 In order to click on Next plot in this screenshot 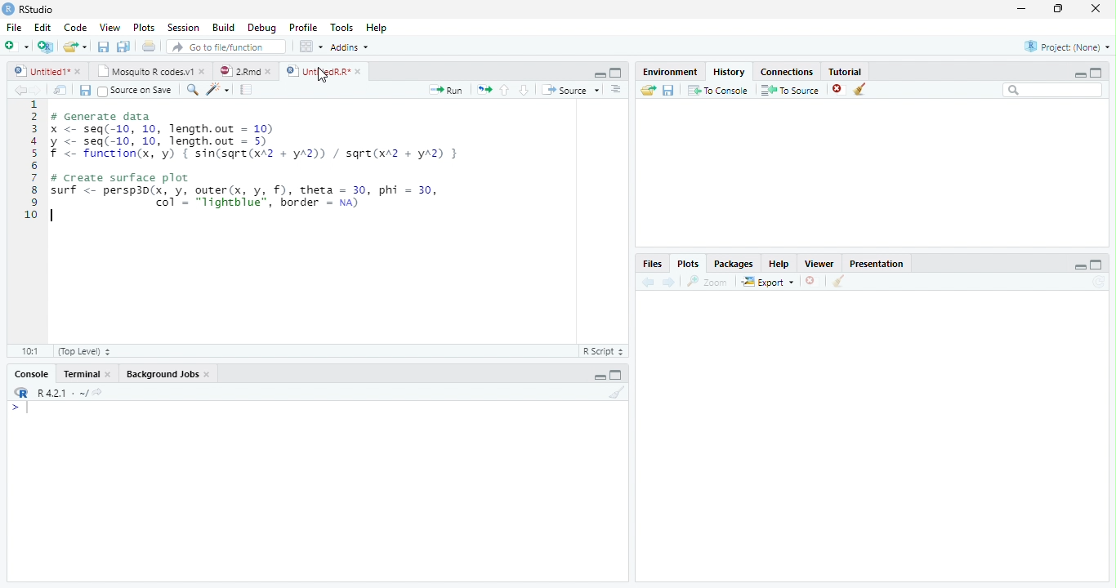, I will do `click(669, 282)`.